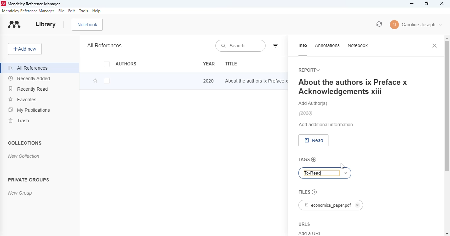  Describe the element at coordinates (28, 11) in the screenshot. I see `mendeley reference manager` at that location.